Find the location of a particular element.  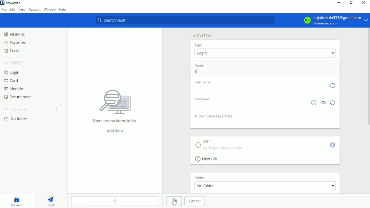

bitwarden logo is located at coordinates (2, 3).